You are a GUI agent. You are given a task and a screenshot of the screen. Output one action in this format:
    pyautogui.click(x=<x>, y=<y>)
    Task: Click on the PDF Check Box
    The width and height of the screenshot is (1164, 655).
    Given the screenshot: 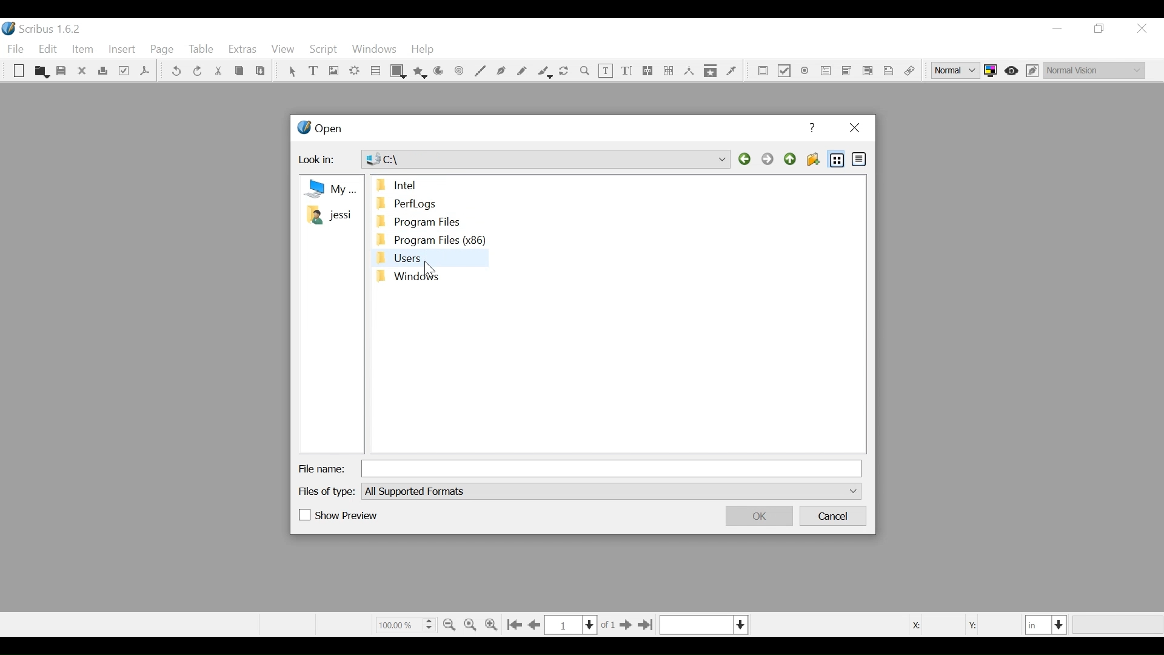 What is the action you would take?
    pyautogui.click(x=784, y=72)
    